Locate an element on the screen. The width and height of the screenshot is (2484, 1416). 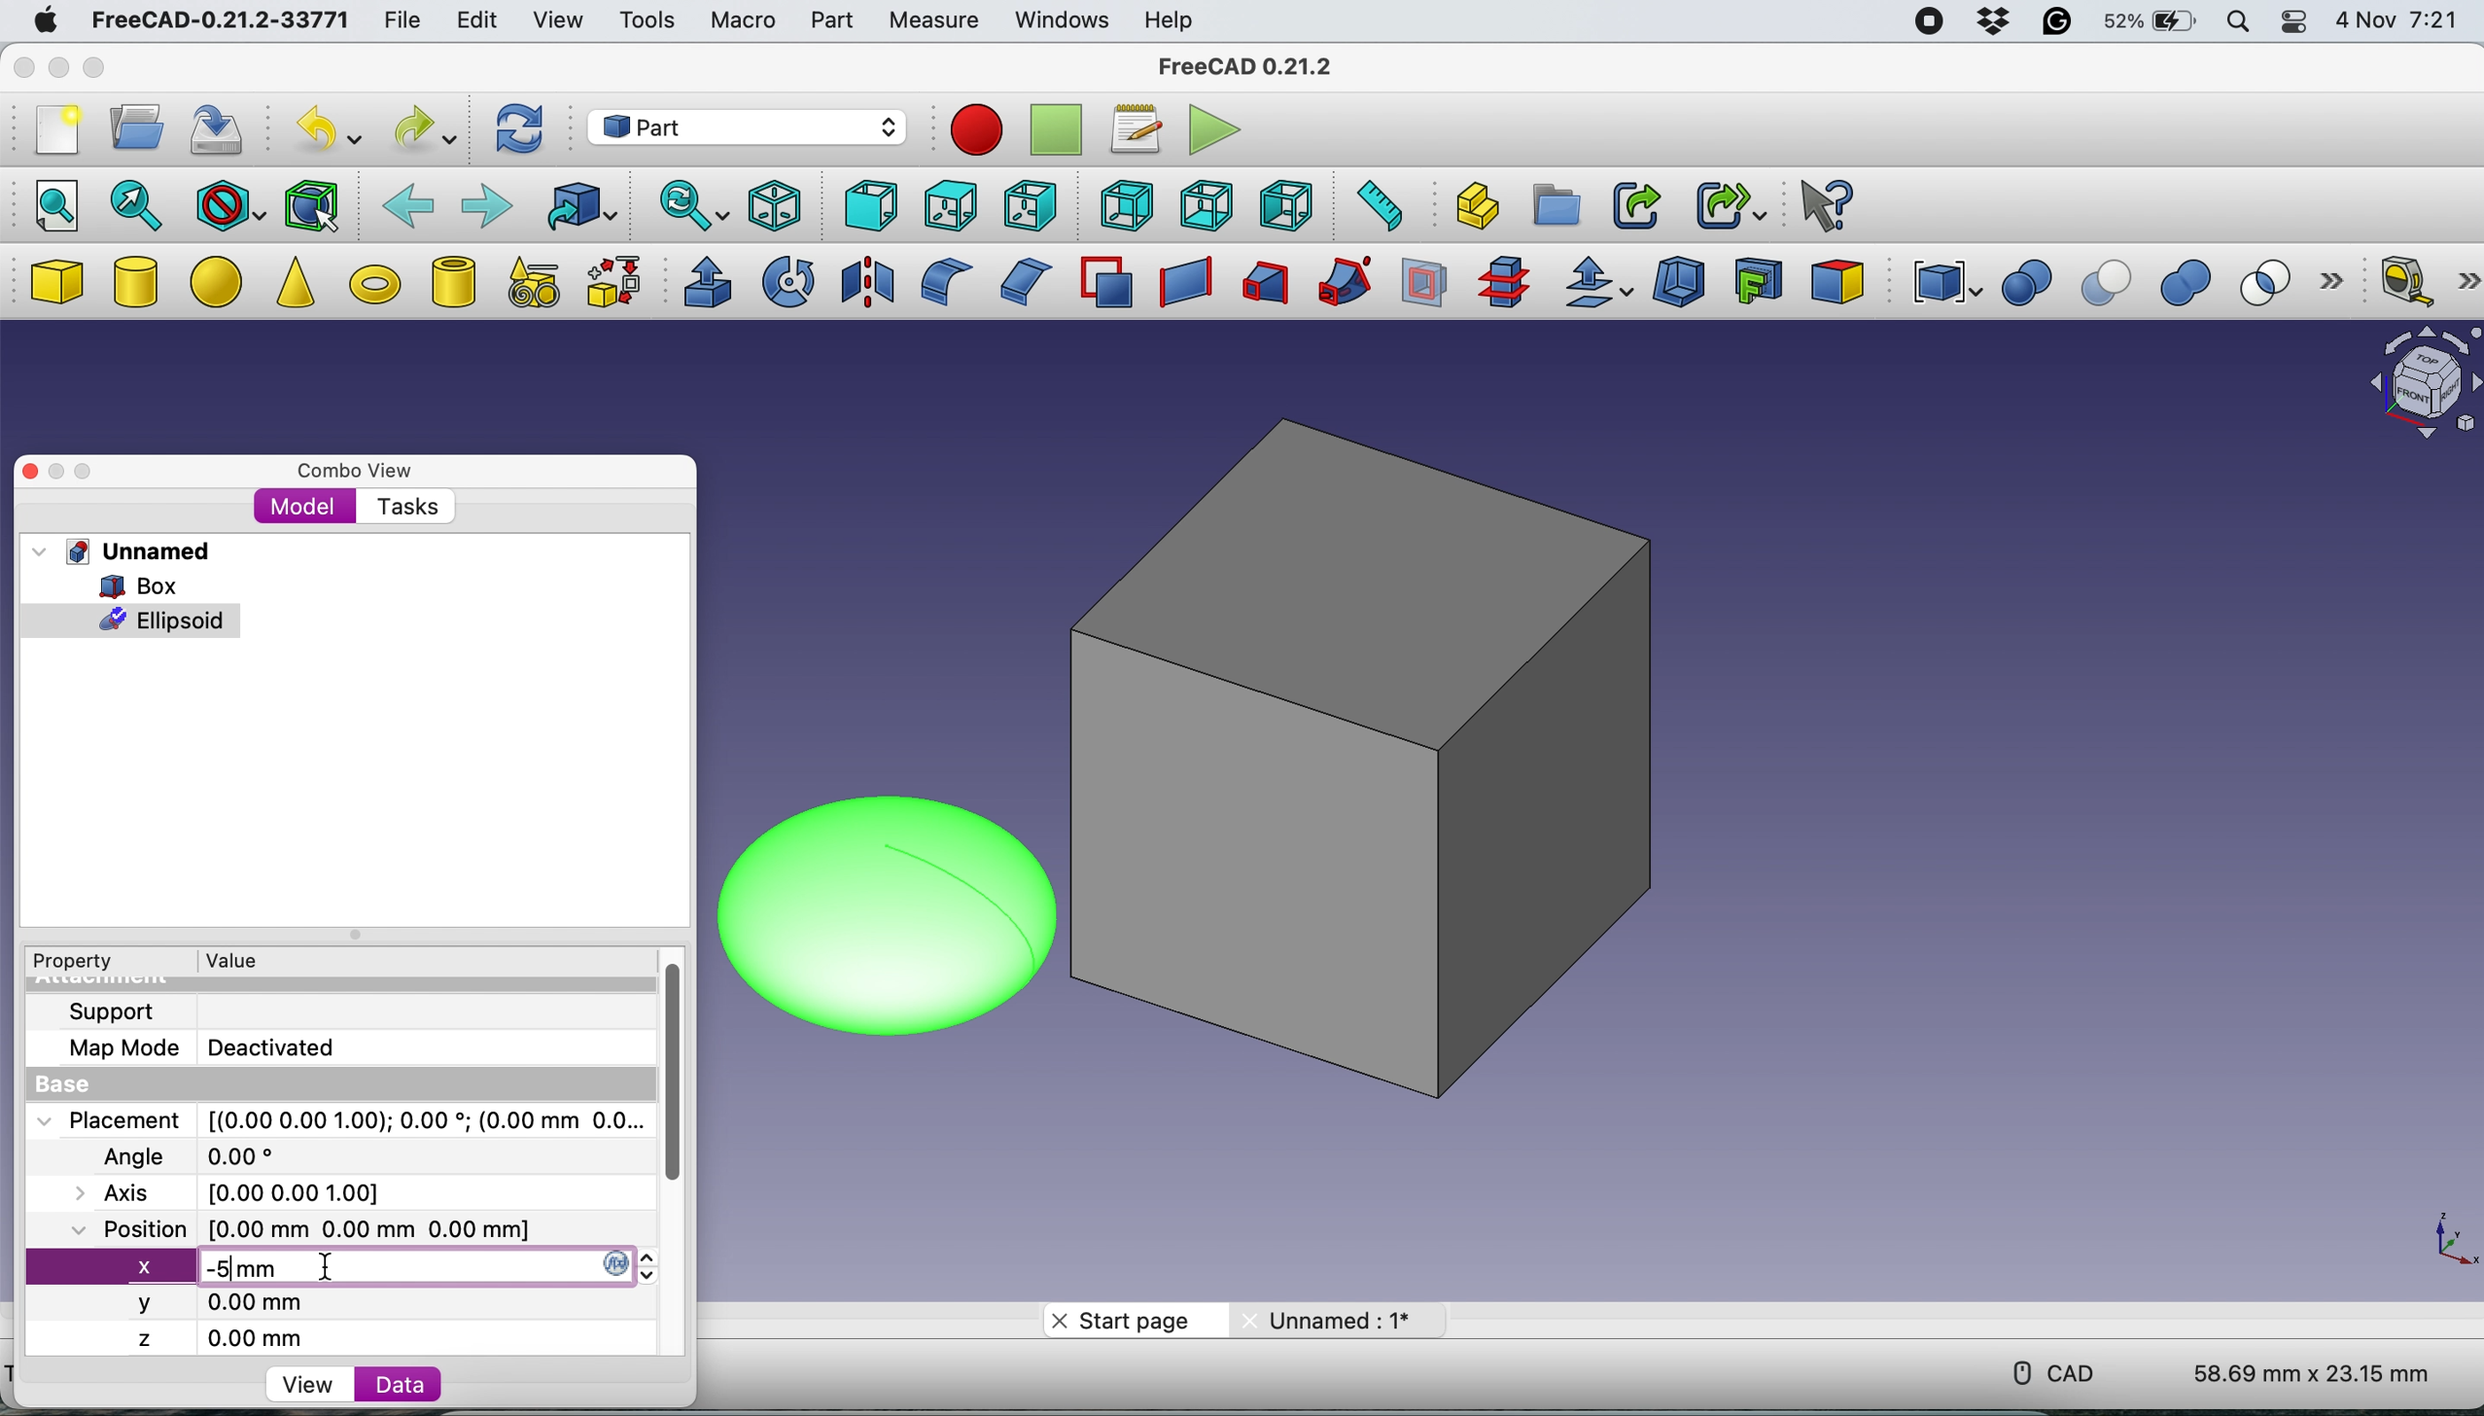
base is located at coordinates (55, 1085).